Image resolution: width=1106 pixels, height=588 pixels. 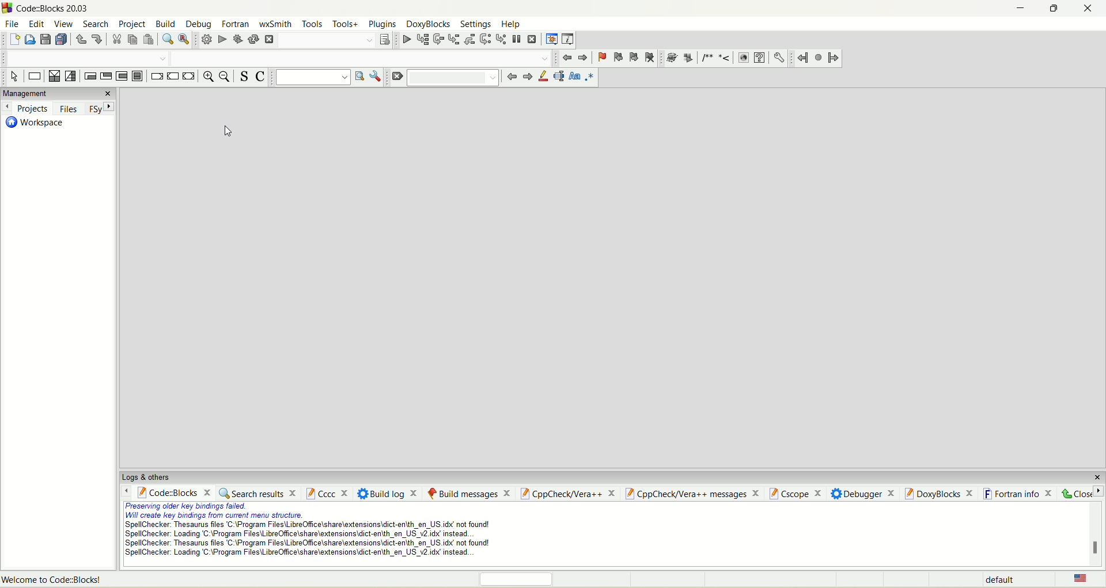 What do you see at coordinates (618, 57) in the screenshot?
I see `prev bookmark` at bounding box center [618, 57].